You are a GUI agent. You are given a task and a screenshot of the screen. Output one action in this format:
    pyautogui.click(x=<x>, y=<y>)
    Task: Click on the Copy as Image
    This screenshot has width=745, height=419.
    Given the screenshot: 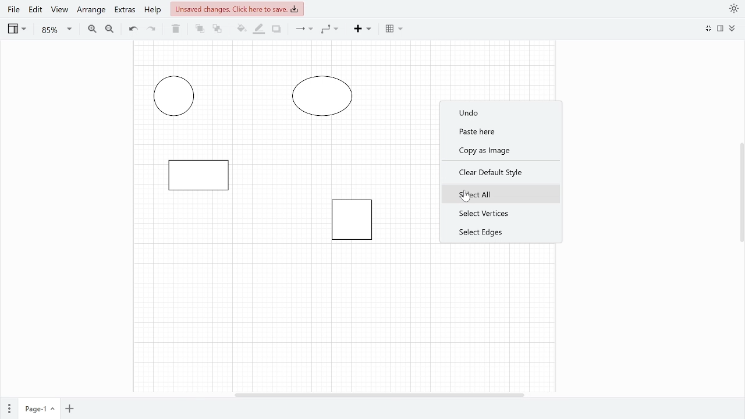 What is the action you would take?
    pyautogui.click(x=499, y=151)
    